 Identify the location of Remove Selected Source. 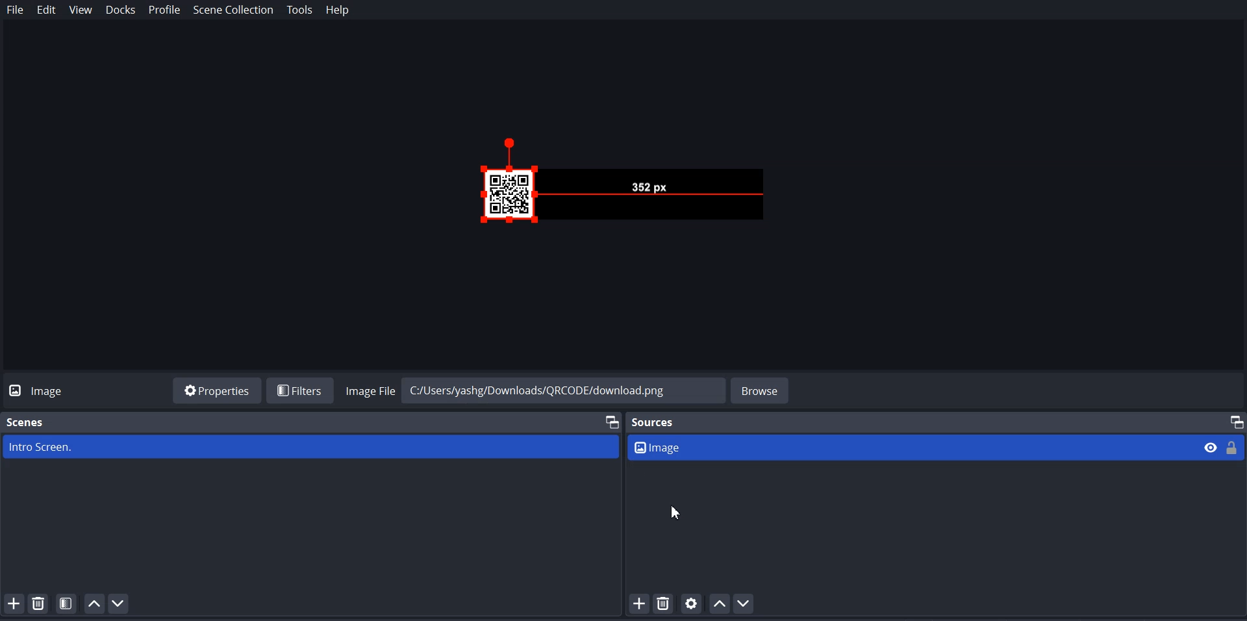
(664, 603).